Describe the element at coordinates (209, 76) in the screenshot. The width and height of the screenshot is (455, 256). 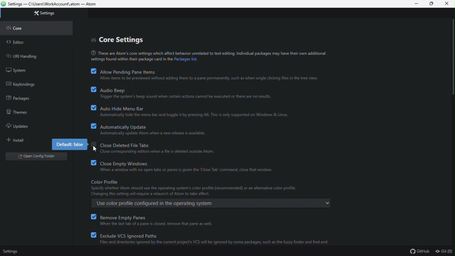
I see `allow pending pane items` at that location.